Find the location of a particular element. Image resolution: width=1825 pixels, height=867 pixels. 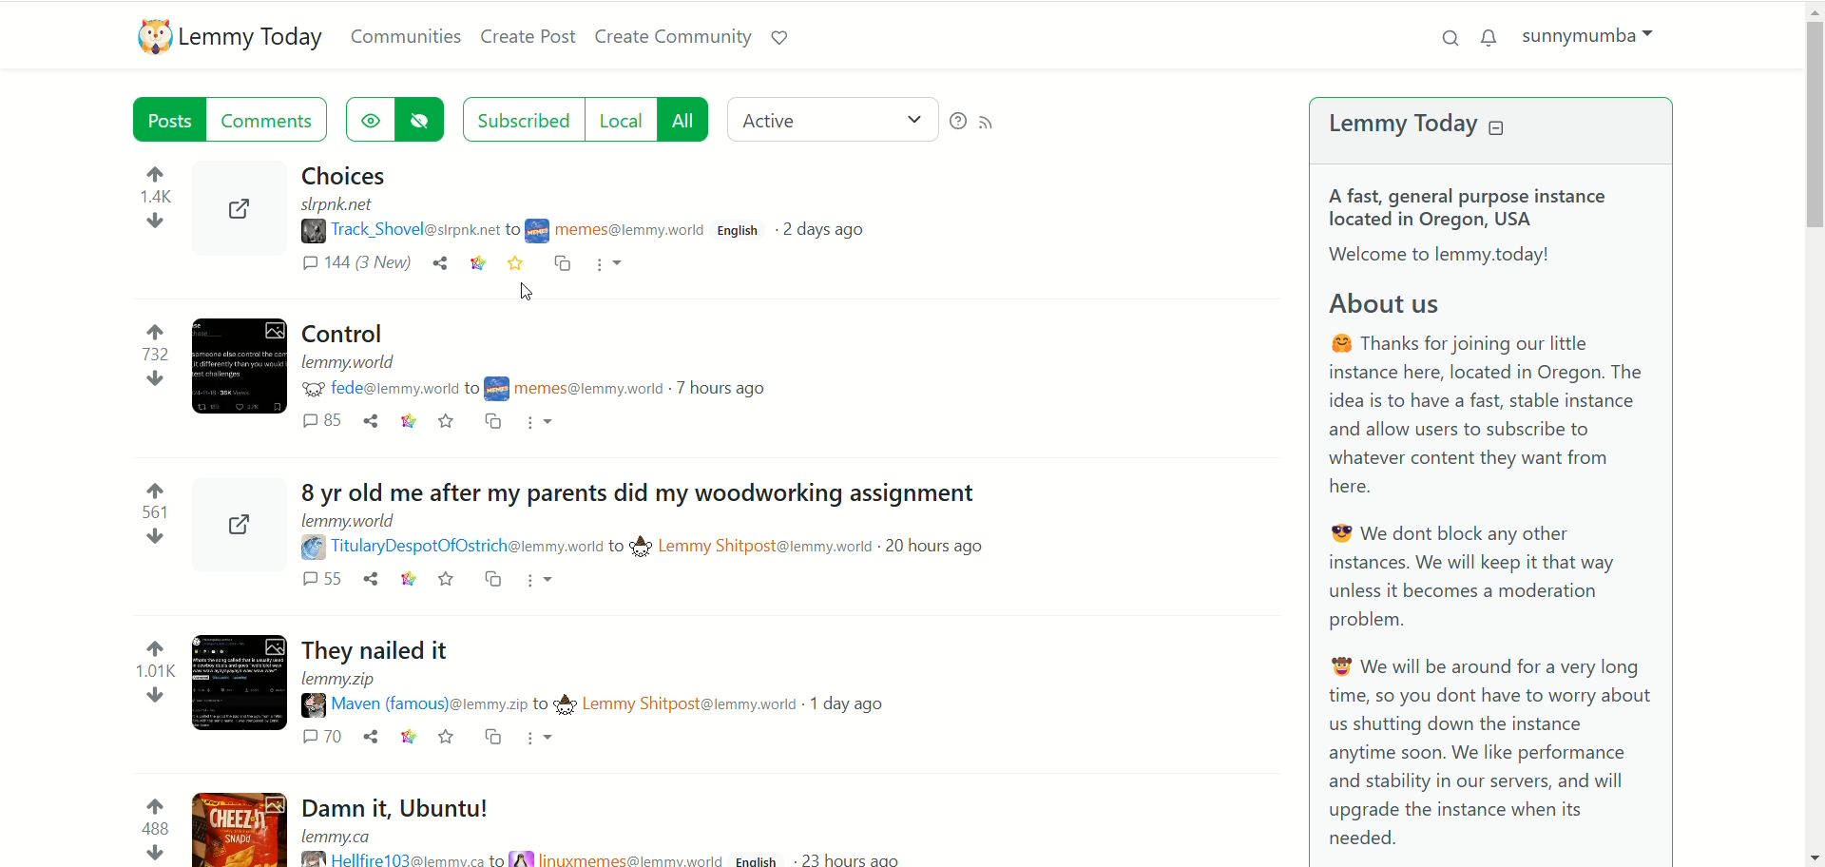

Post on "Control" is located at coordinates (430, 357).